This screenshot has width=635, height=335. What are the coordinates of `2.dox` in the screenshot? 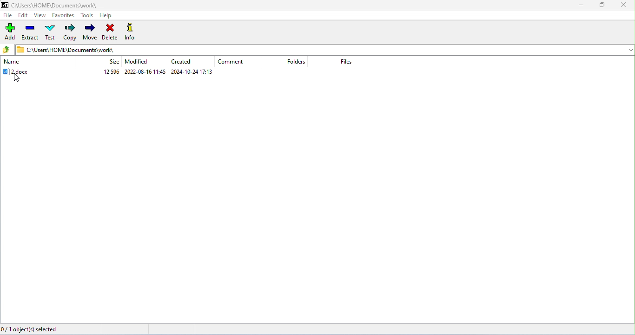 It's located at (20, 71).